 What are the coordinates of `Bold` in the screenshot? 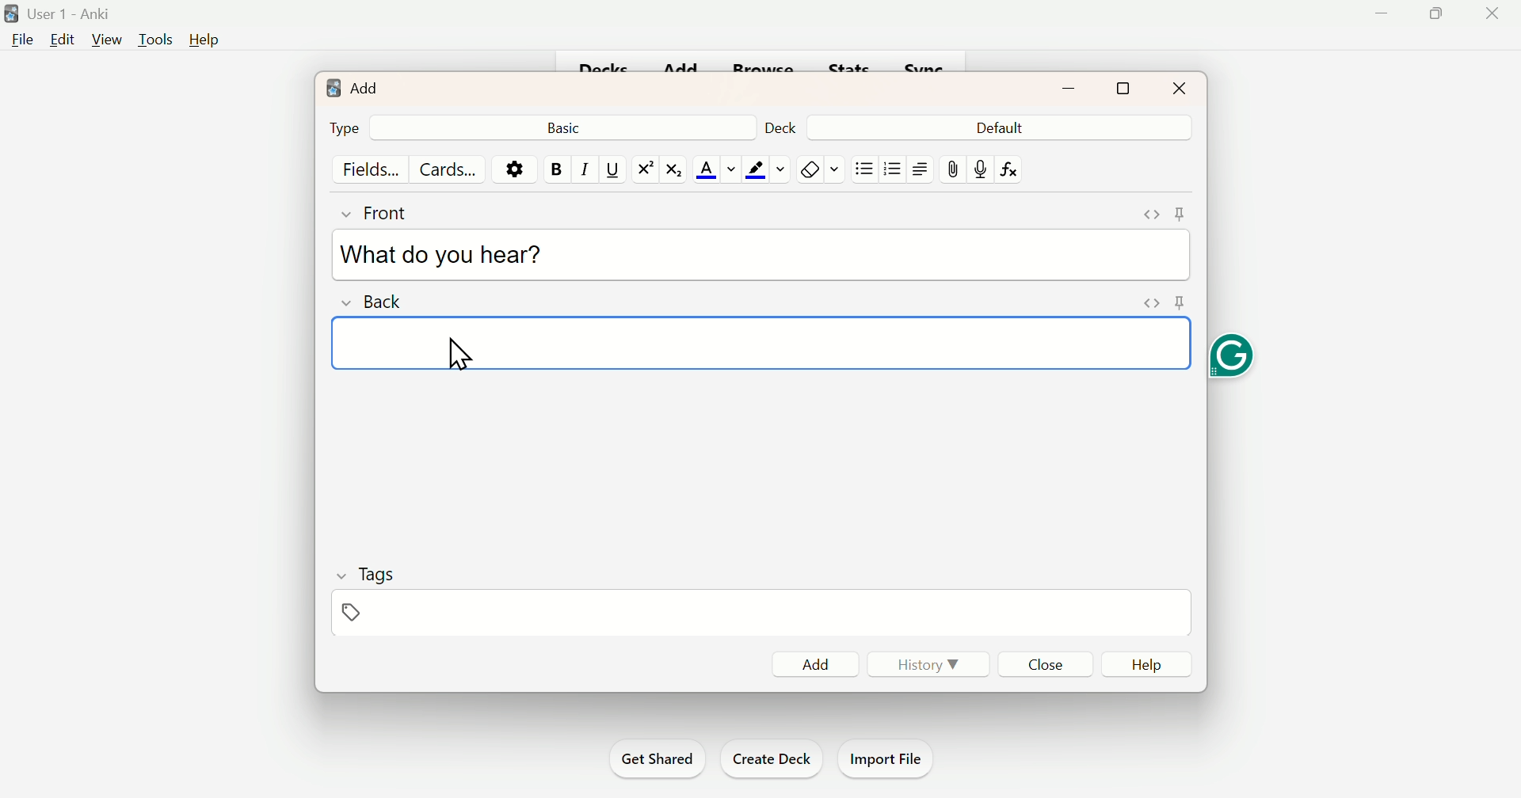 It's located at (552, 169).